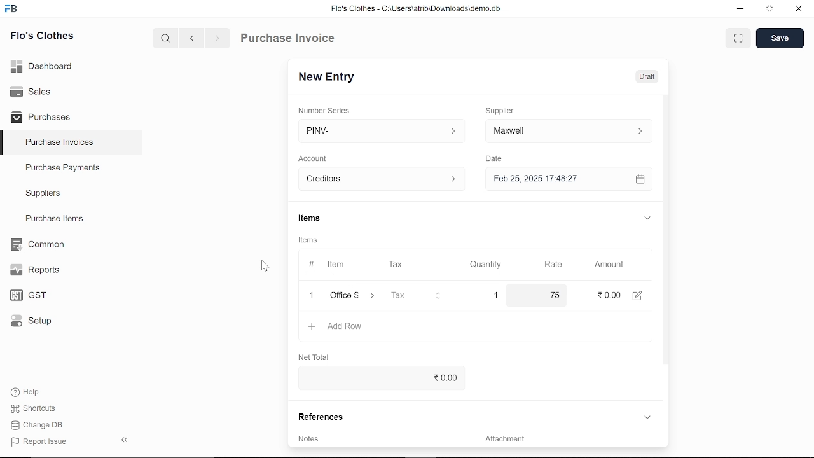 This screenshot has width=814, height=458. Describe the element at coordinates (642, 295) in the screenshot. I see `edit amount` at that location.